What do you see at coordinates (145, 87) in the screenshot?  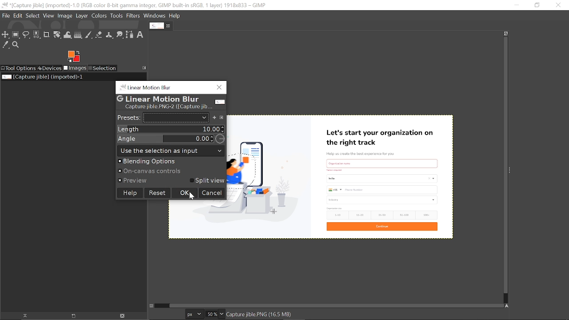 I see `“linear Motion Blur` at bounding box center [145, 87].